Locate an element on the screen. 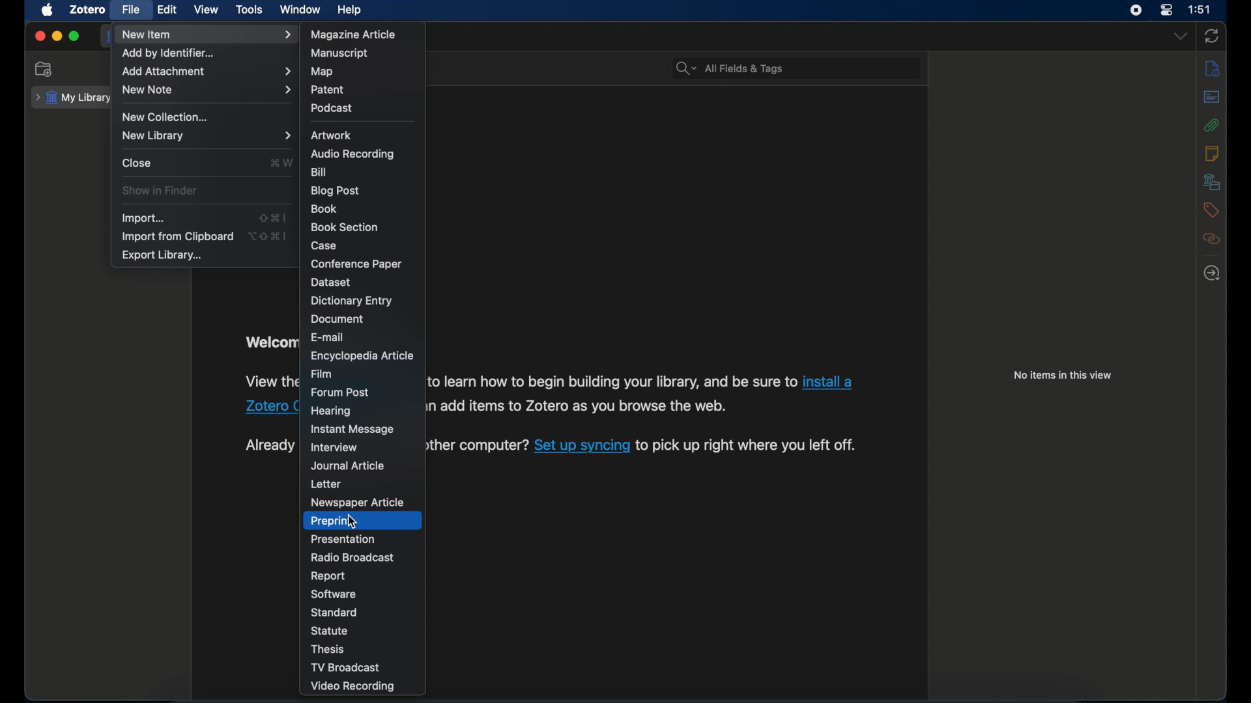  All Fields & Tags is located at coordinates (794, 67).